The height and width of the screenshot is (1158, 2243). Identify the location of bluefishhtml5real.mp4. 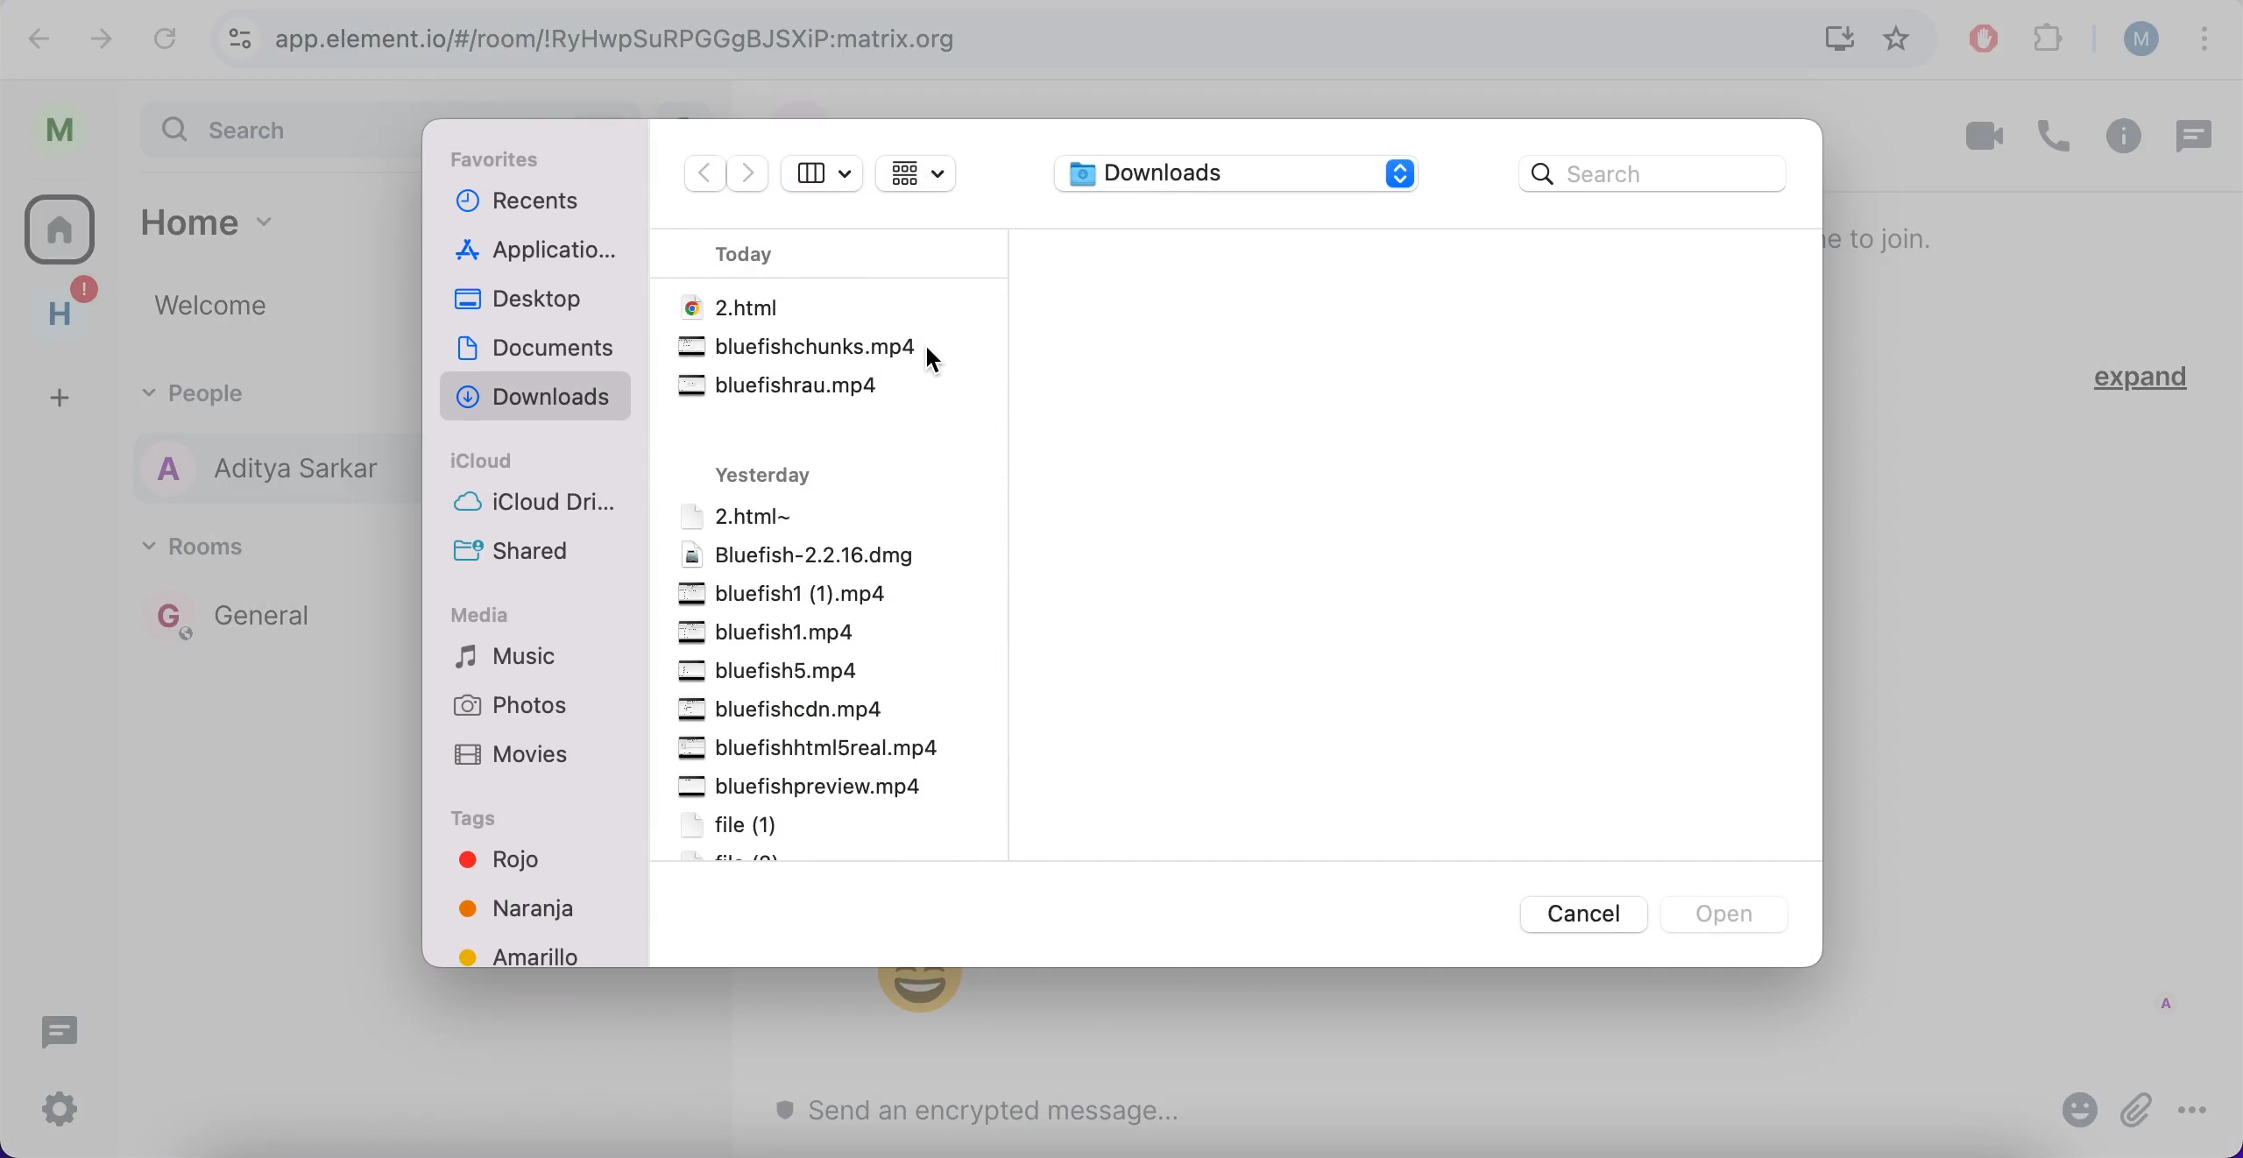
(816, 745).